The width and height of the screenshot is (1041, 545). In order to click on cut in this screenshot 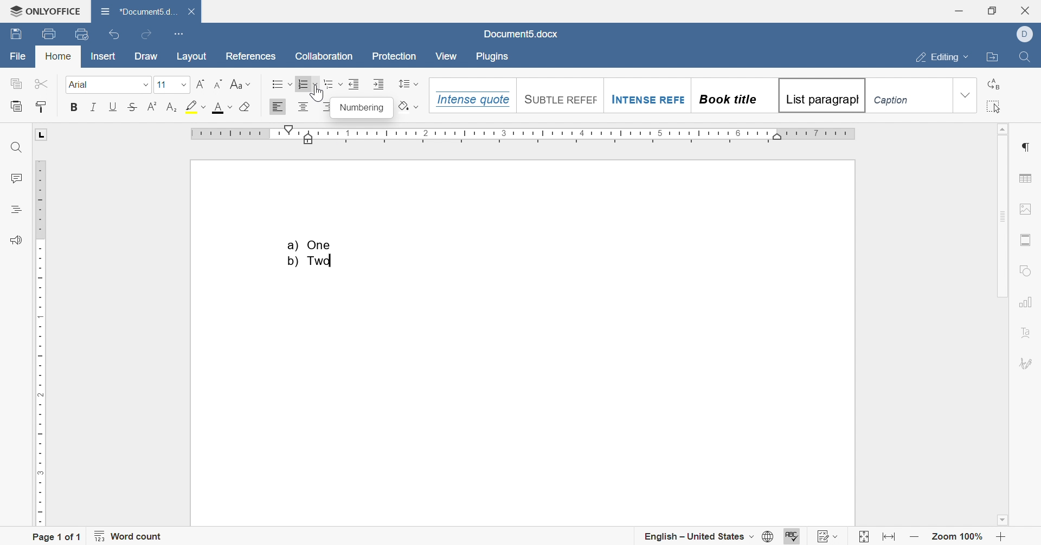, I will do `click(42, 84)`.